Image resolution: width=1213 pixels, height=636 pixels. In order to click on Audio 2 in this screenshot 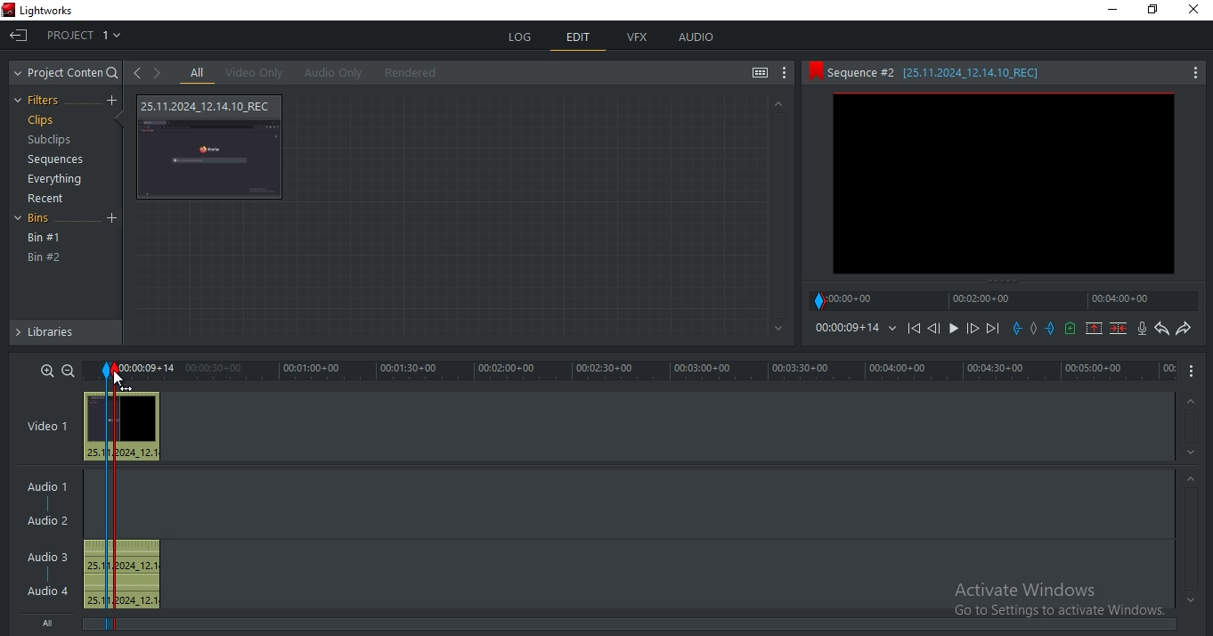, I will do `click(54, 521)`.